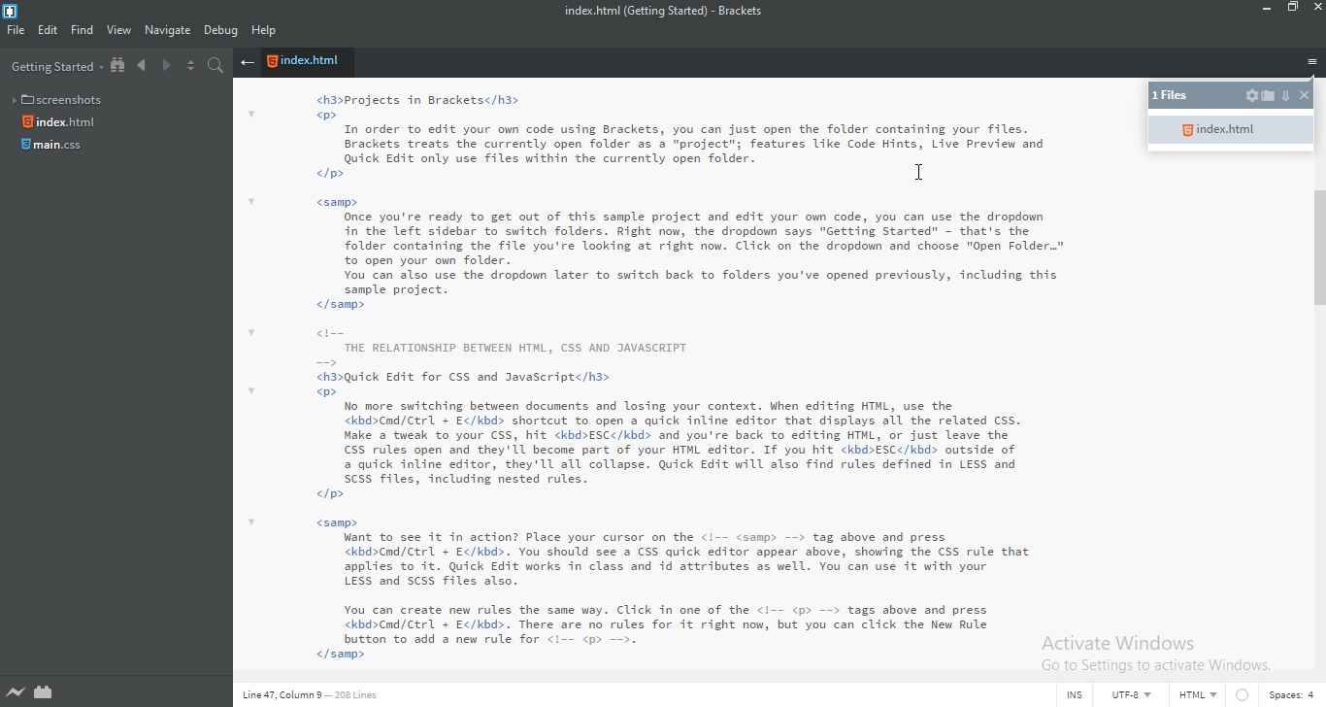 Image resolution: width=1326 pixels, height=707 pixels. What do you see at coordinates (167, 30) in the screenshot?
I see `Navigate` at bounding box center [167, 30].